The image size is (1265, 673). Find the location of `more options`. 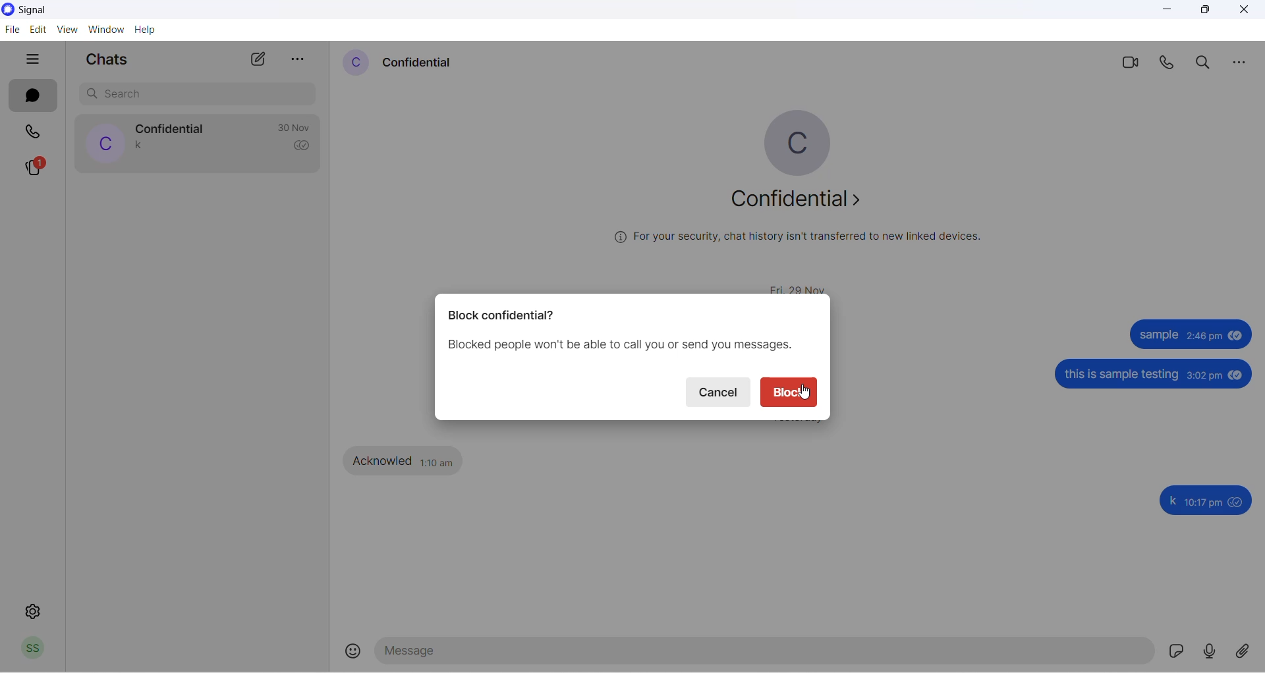

more options is located at coordinates (301, 56).